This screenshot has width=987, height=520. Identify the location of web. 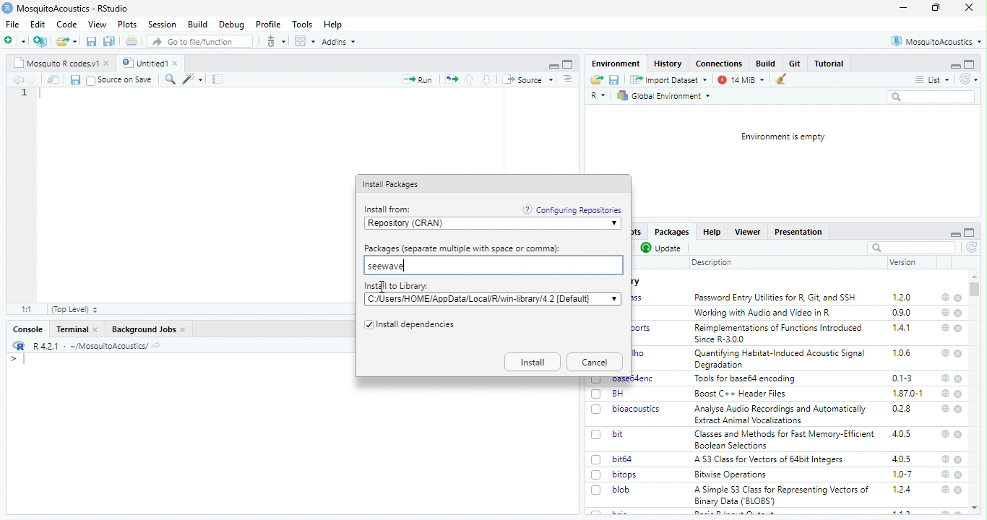
(947, 313).